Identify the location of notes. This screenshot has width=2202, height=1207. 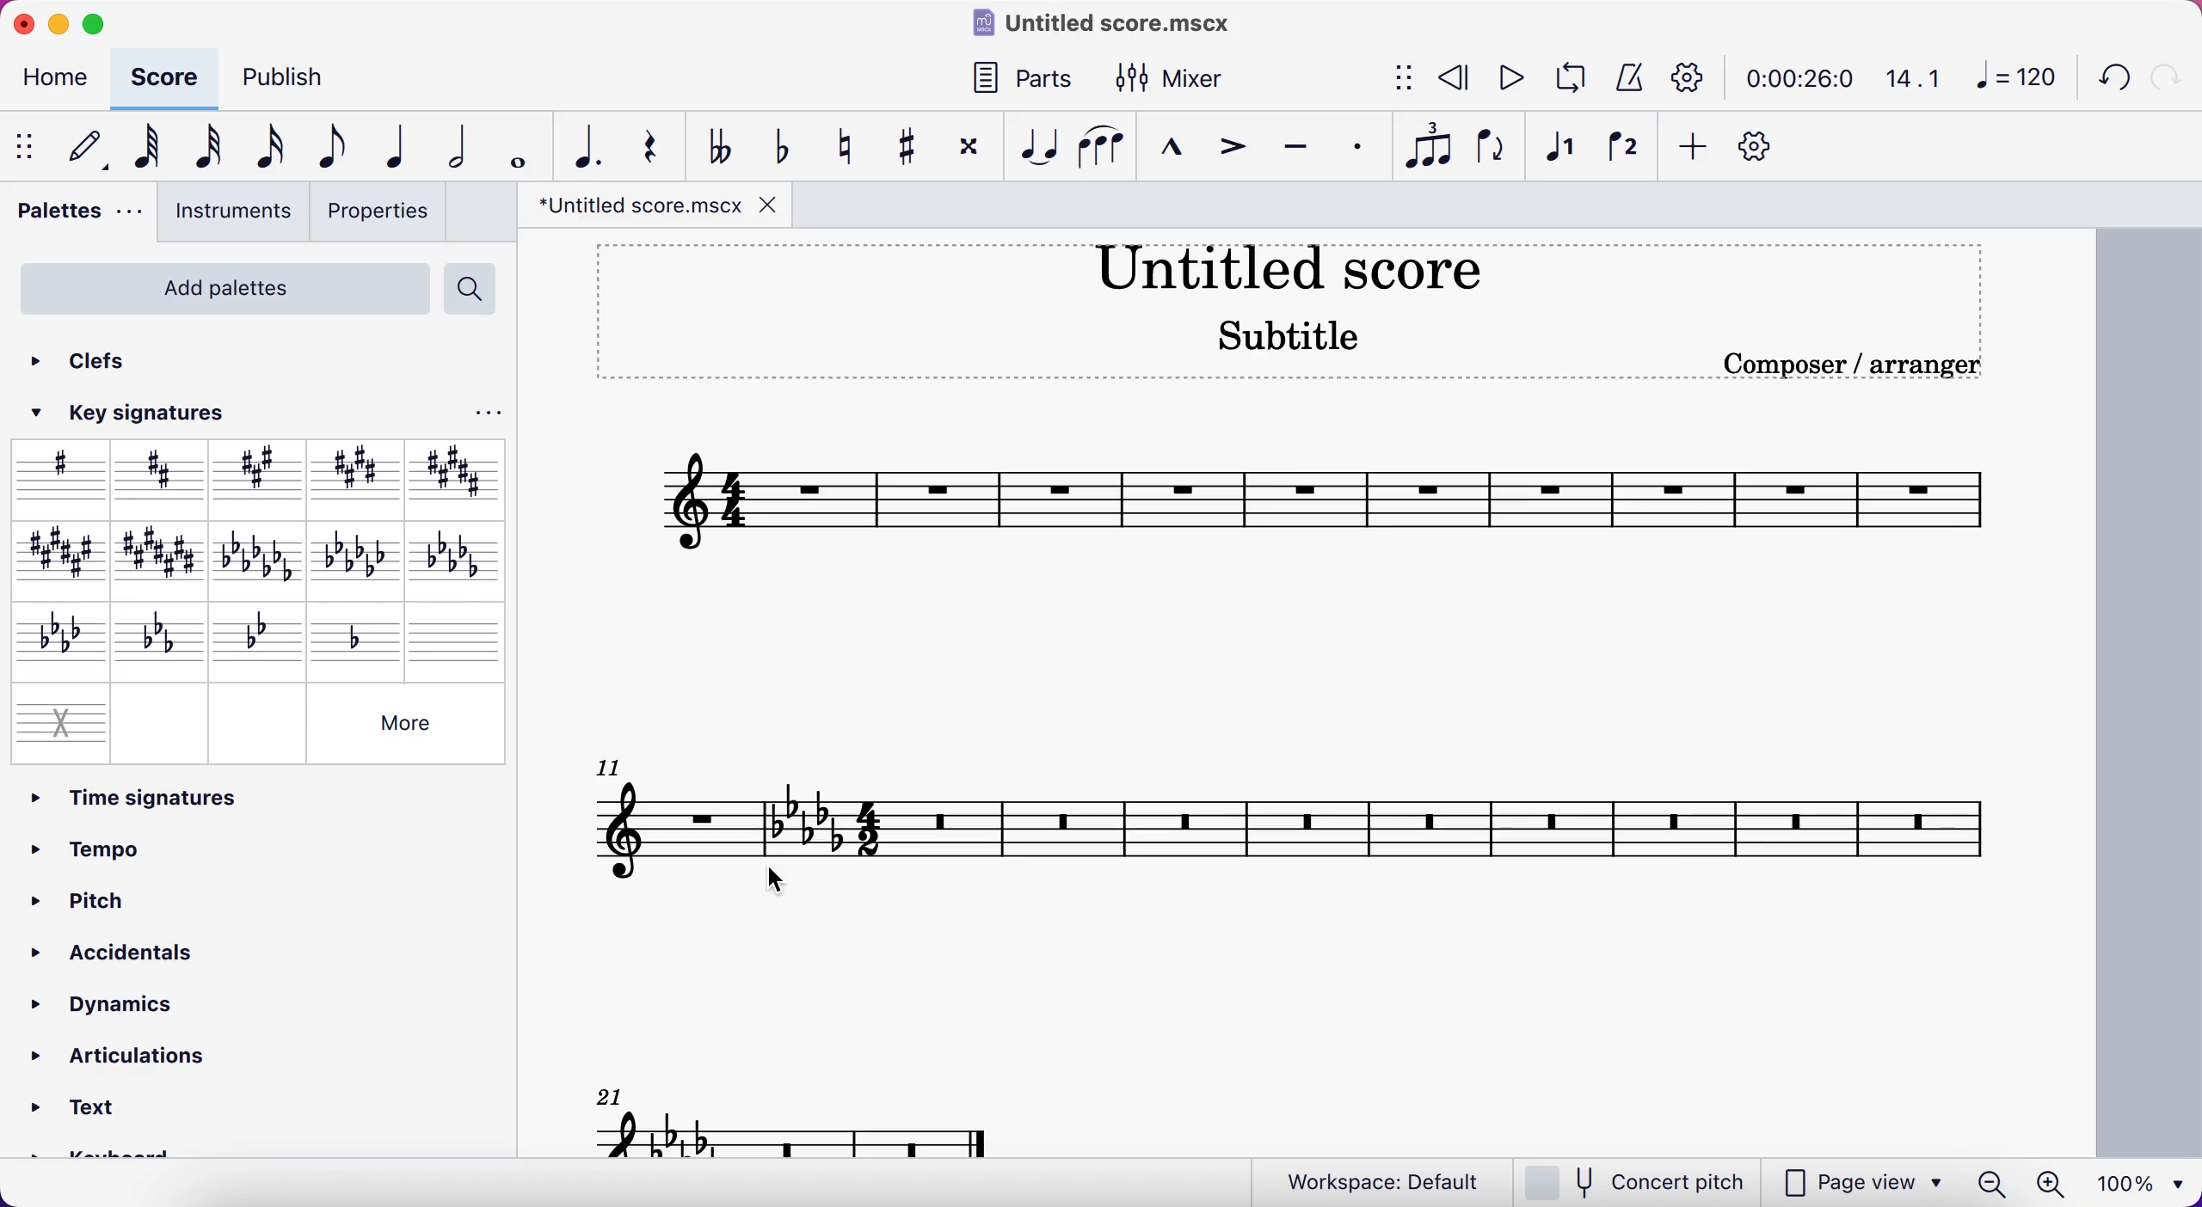
(804, 1119).